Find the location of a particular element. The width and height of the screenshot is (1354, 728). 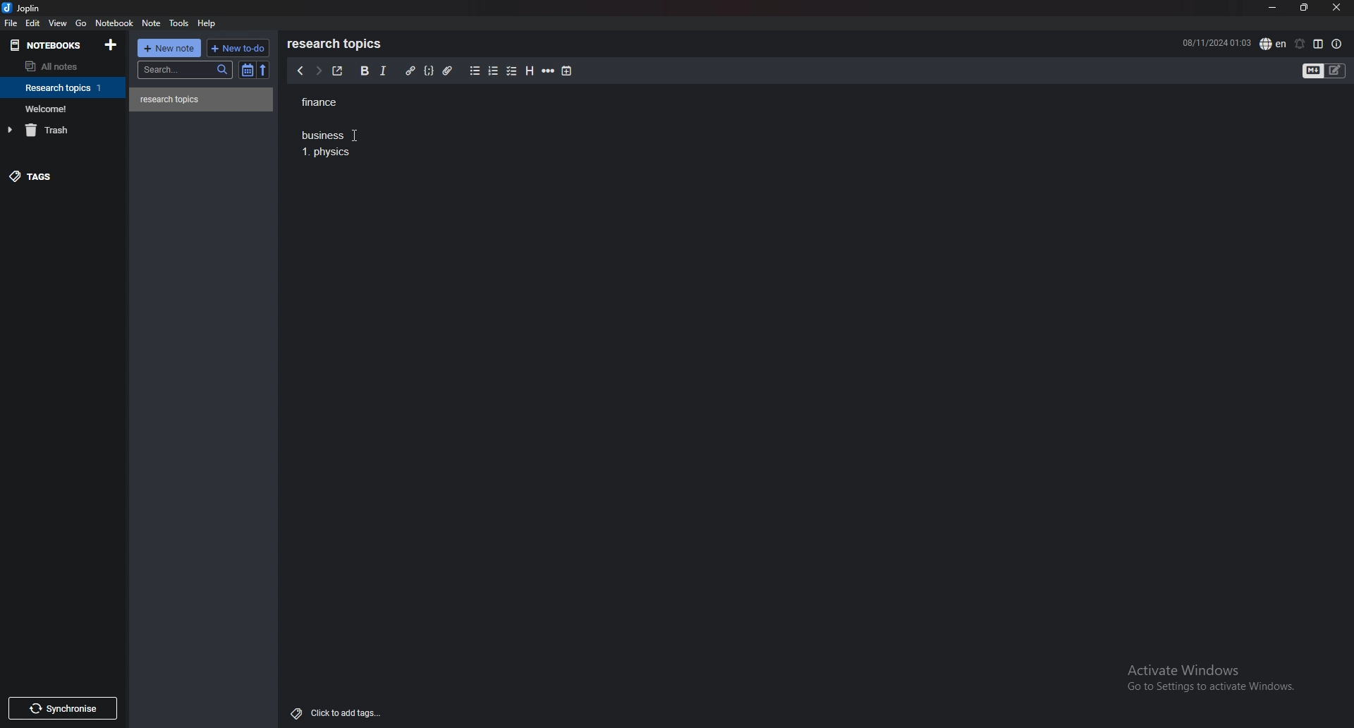

Click to add tags is located at coordinates (333, 712).